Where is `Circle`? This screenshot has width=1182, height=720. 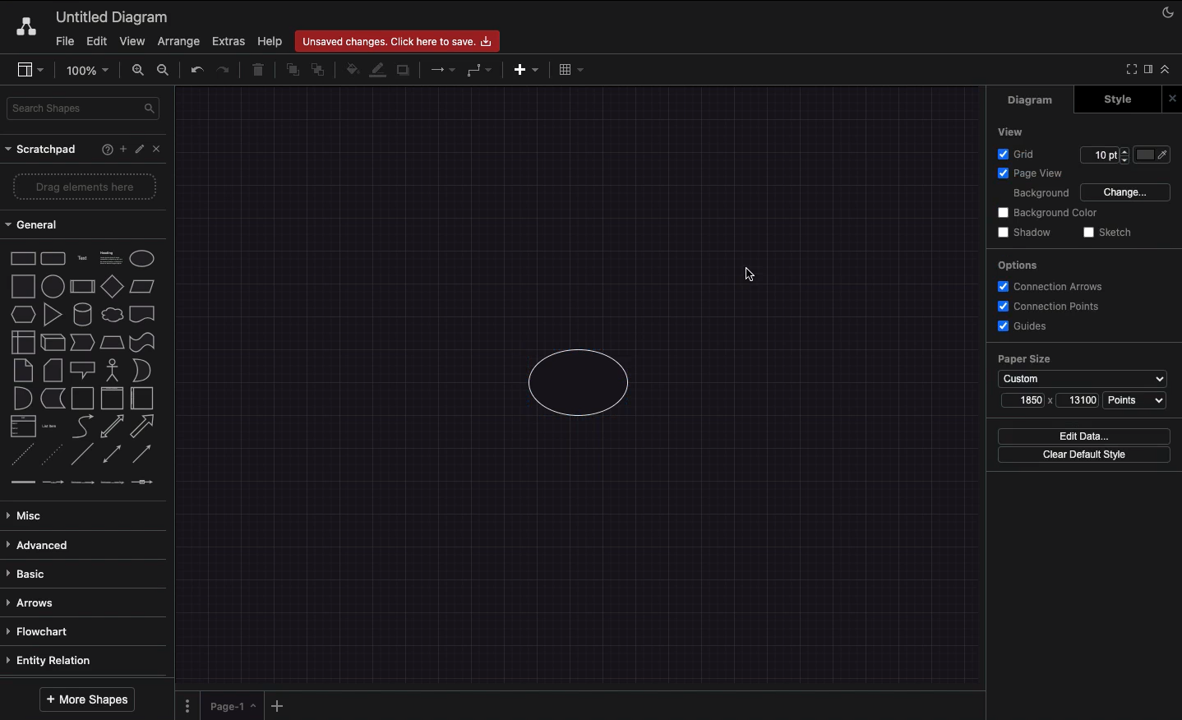
Circle is located at coordinates (142, 258).